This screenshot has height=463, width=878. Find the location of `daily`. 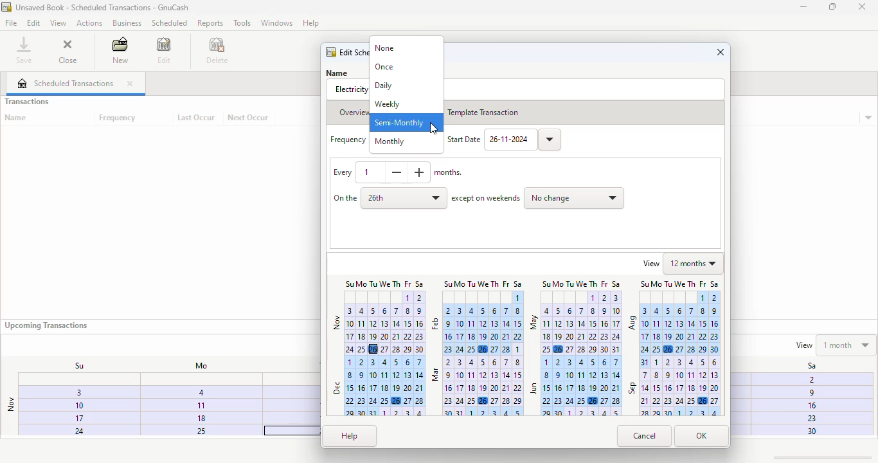

daily is located at coordinates (384, 86).